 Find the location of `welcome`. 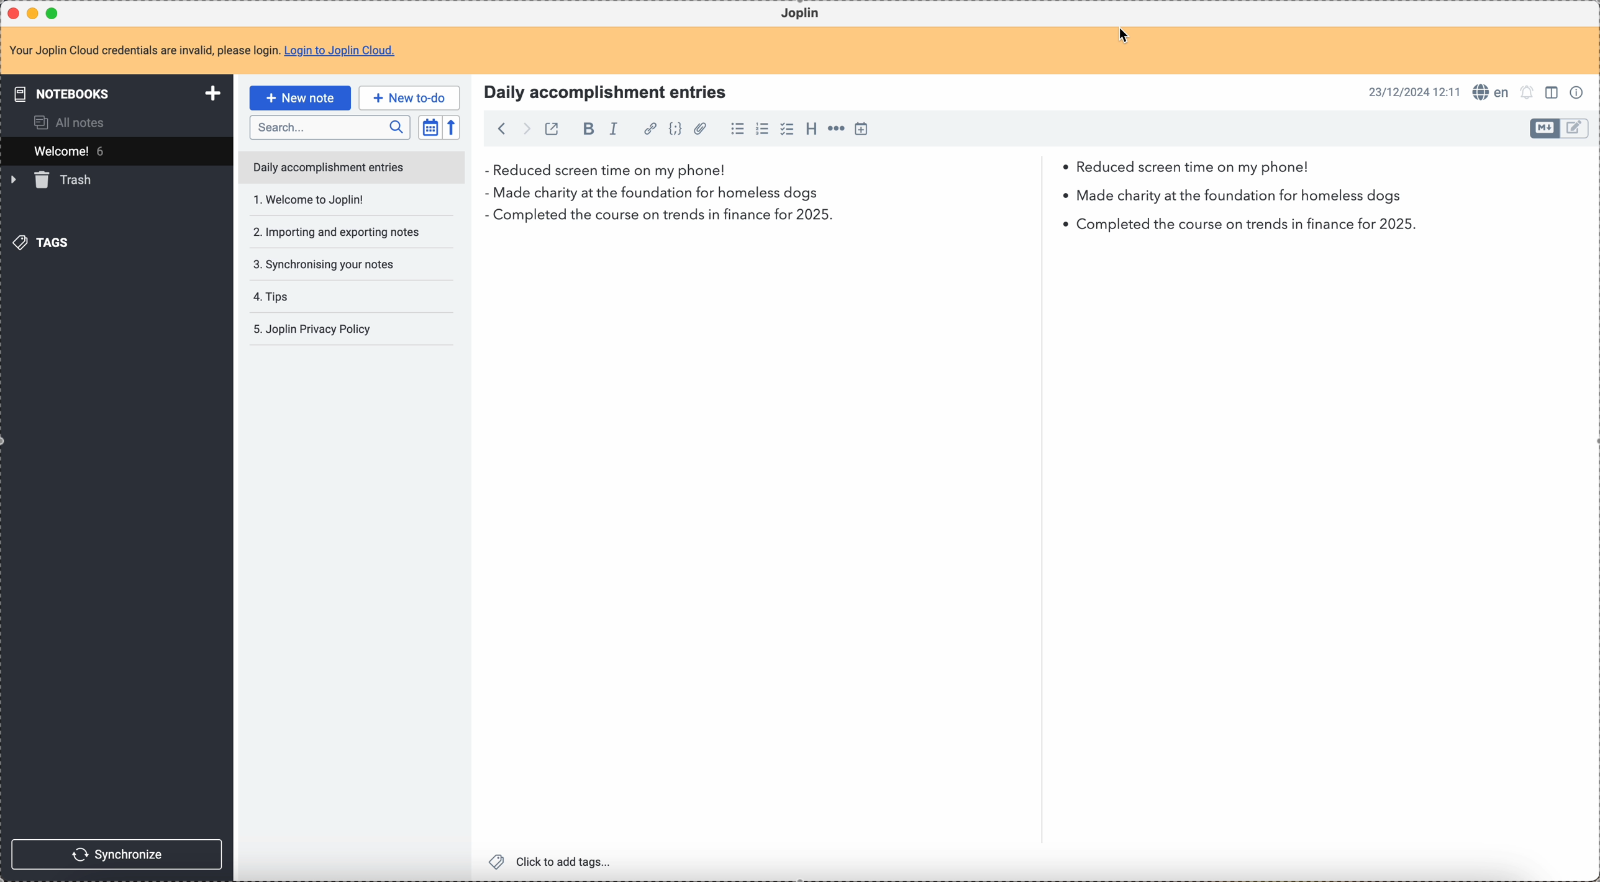

welcome is located at coordinates (115, 151).